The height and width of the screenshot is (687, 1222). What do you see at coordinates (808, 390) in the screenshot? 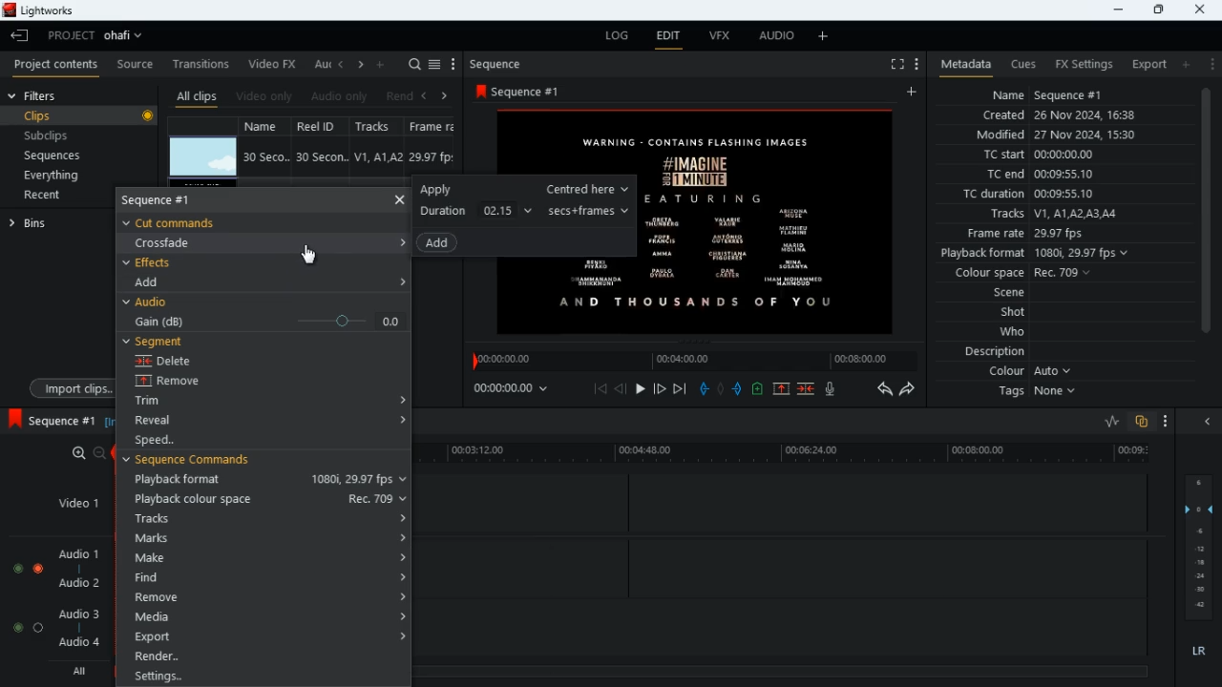
I see `merge` at bounding box center [808, 390].